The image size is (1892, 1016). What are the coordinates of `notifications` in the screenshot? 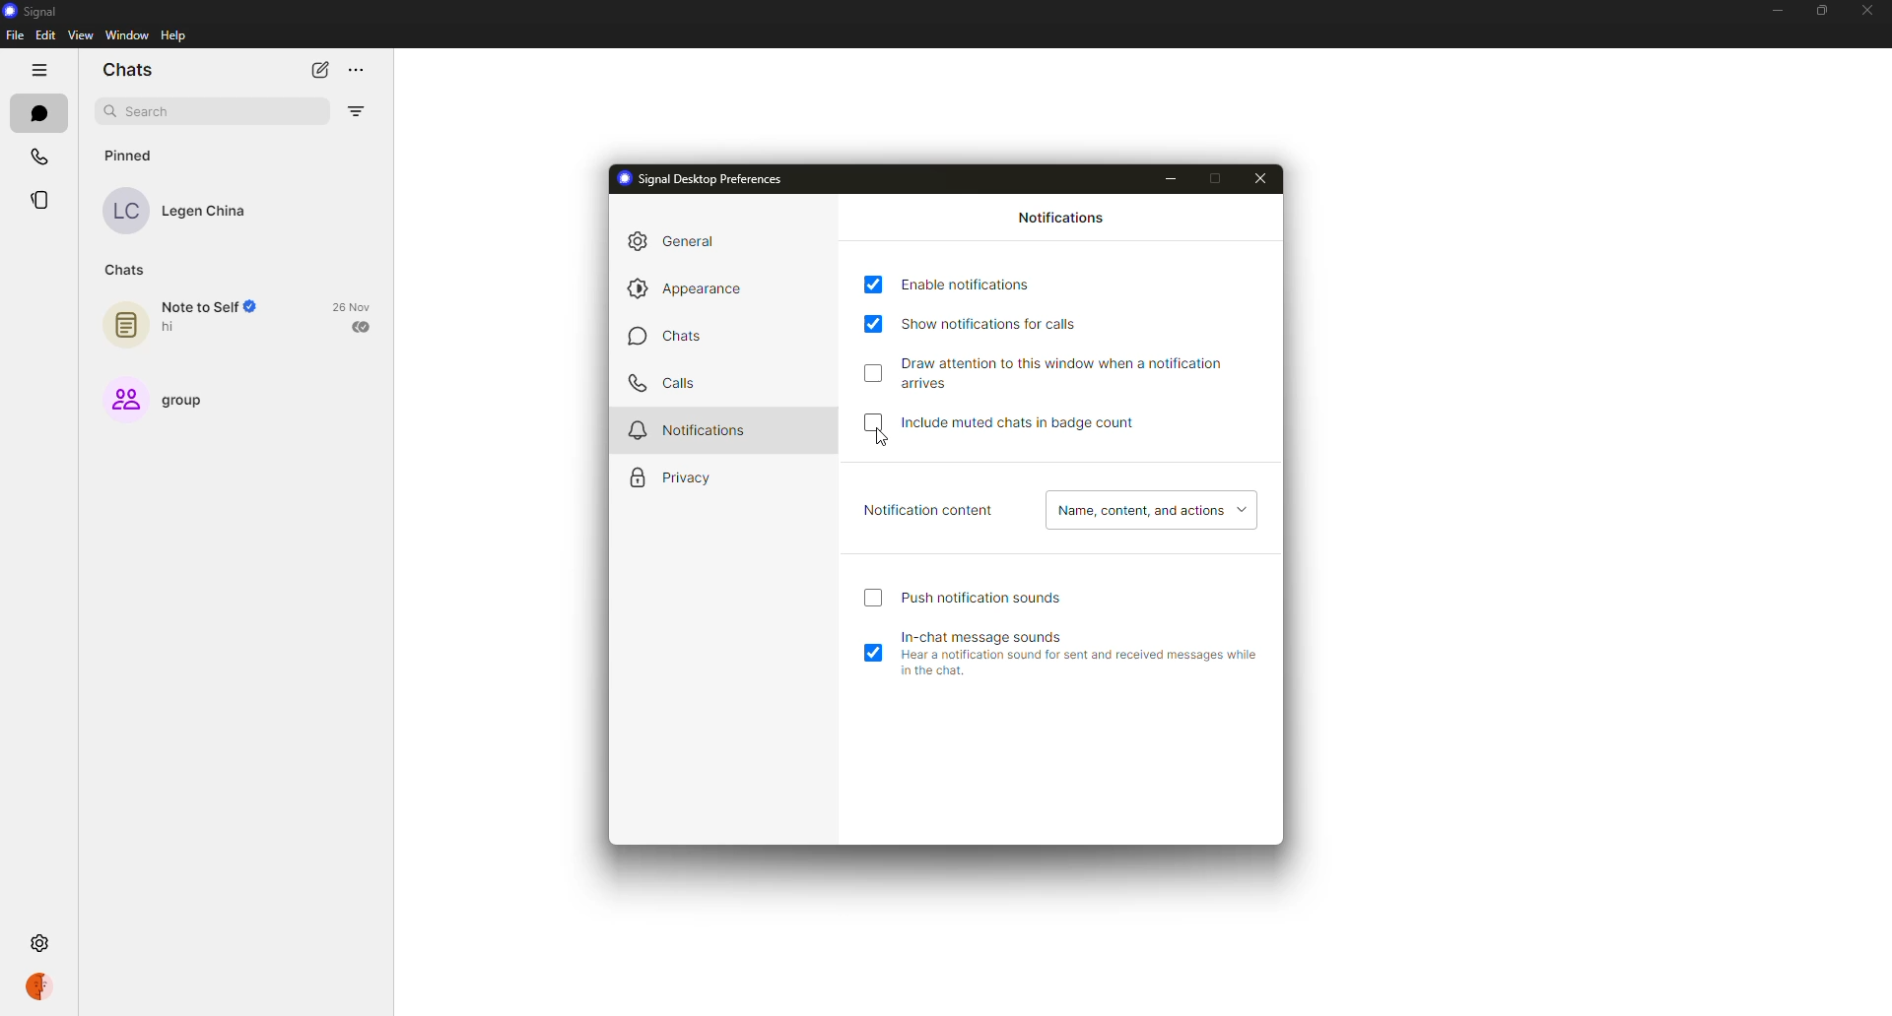 It's located at (695, 427).